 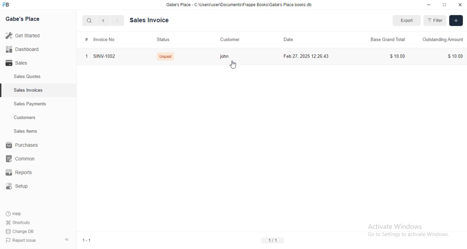 I want to click on 1, so click(x=87, y=56).